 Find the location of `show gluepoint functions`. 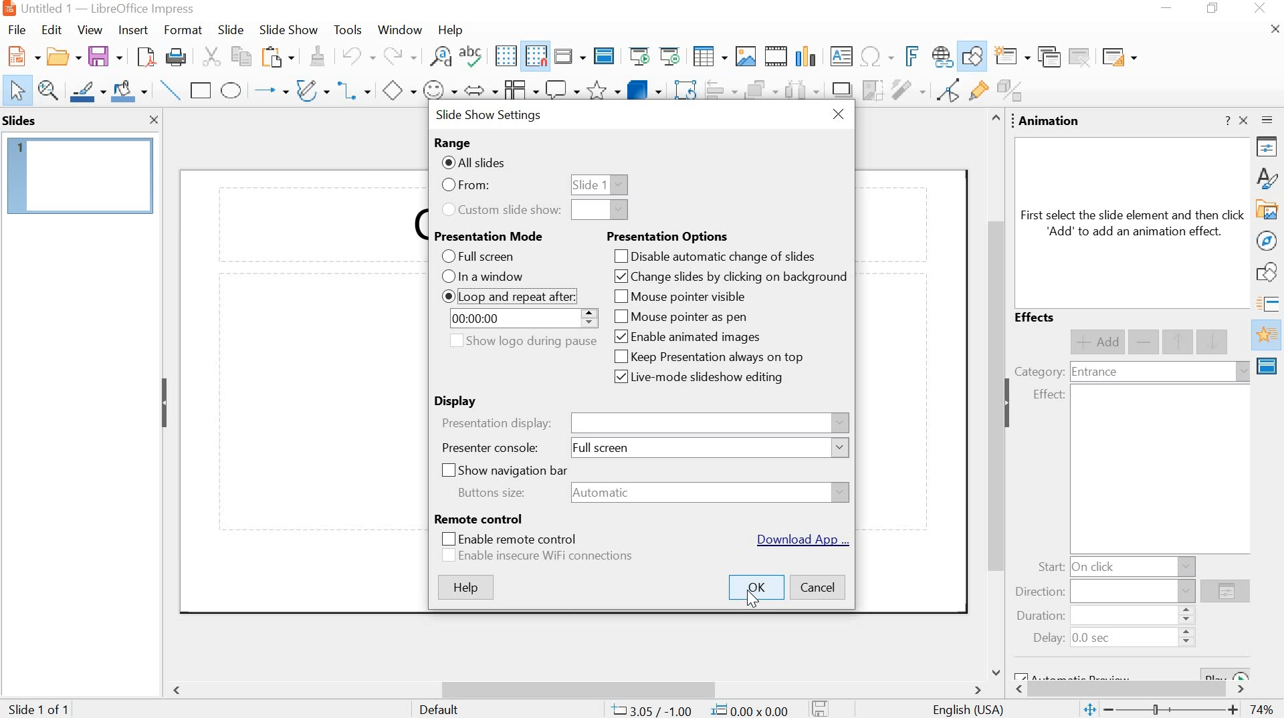

show gluepoint functions is located at coordinates (976, 92).